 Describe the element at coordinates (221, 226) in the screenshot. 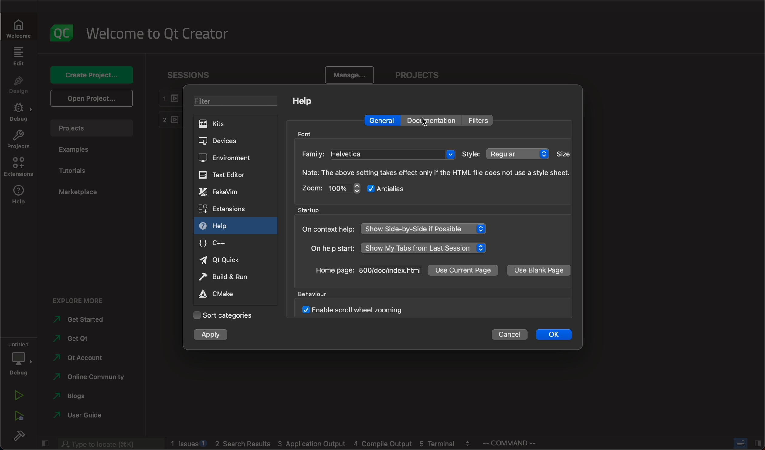

I see `help` at that location.